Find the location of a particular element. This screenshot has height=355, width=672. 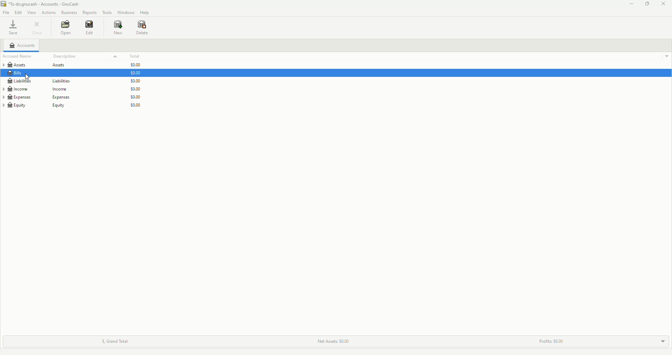

Business is located at coordinates (69, 13).